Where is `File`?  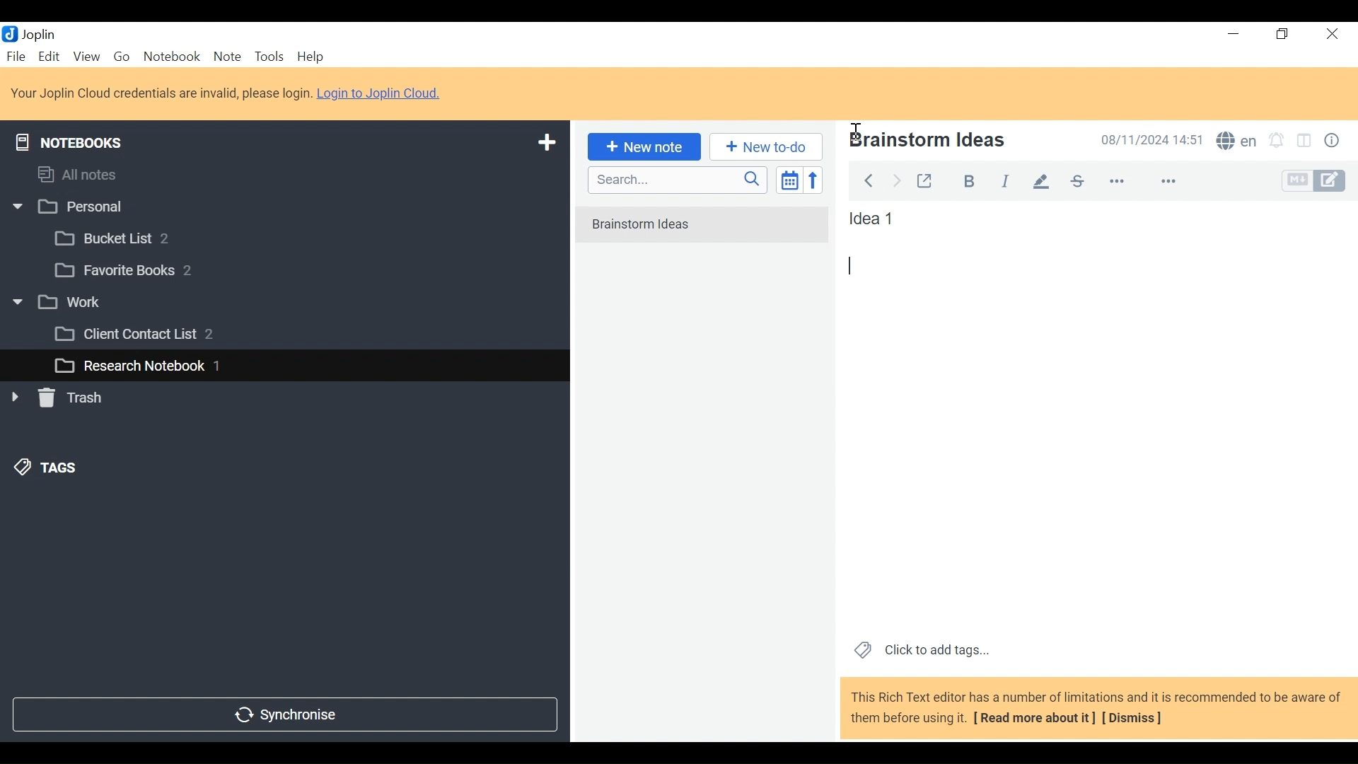 File is located at coordinates (18, 56).